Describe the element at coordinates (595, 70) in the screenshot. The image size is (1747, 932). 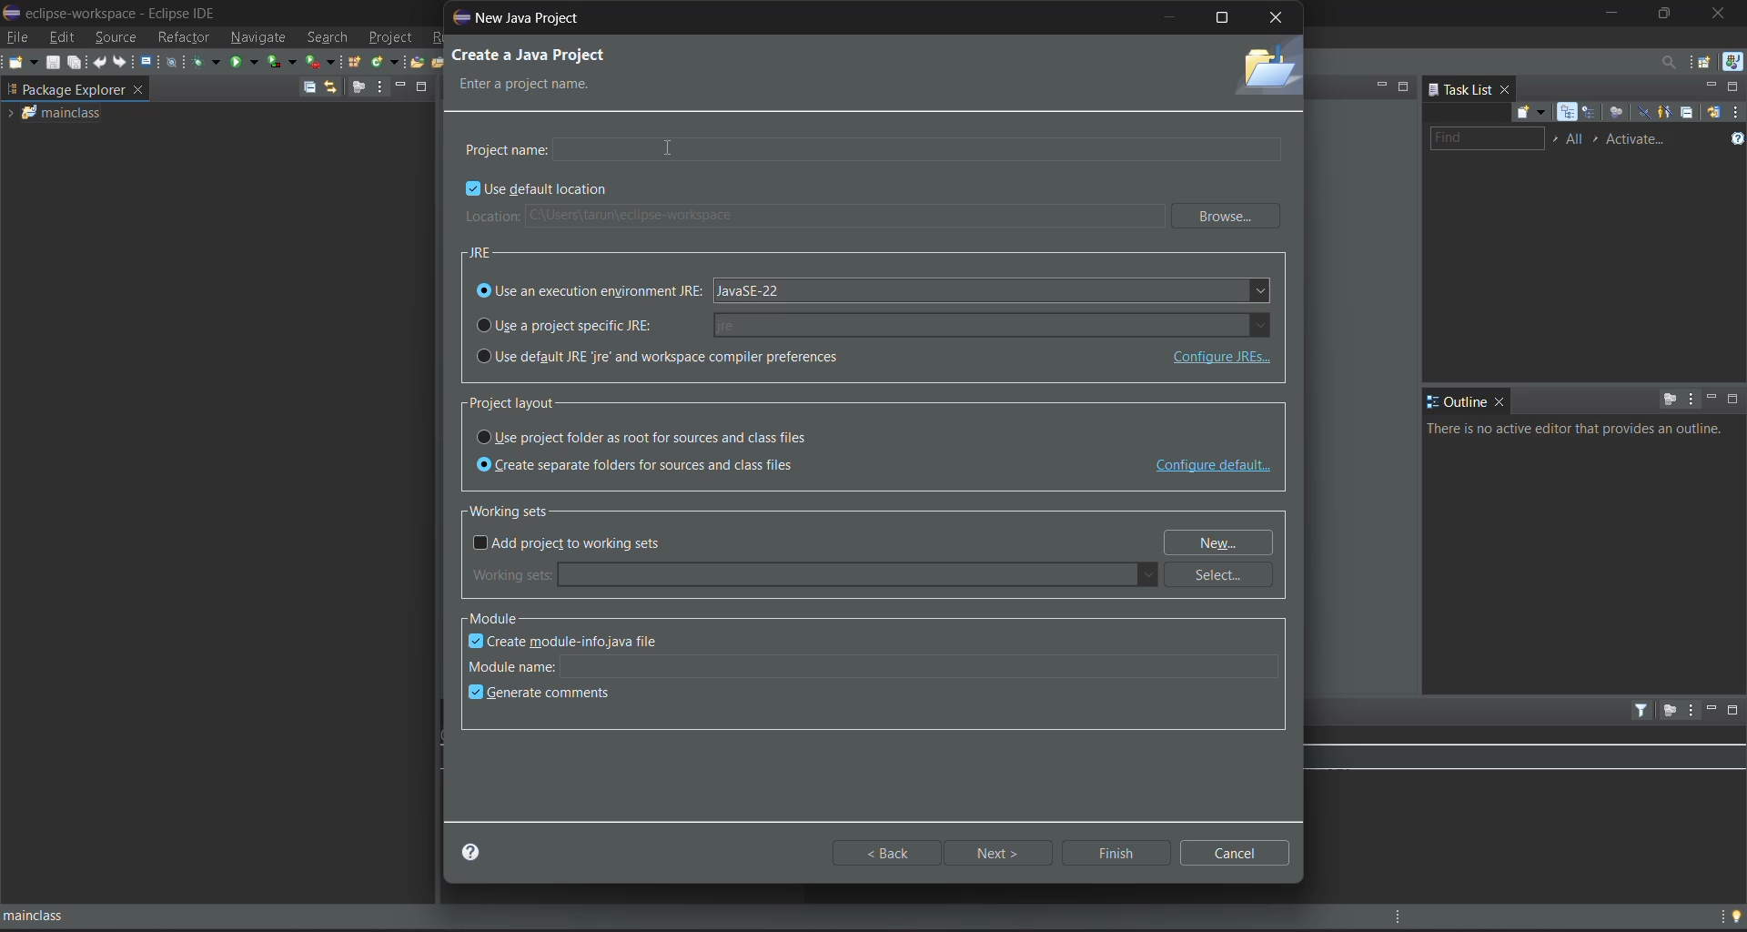
I see `create a new java project enter a project name` at that location.